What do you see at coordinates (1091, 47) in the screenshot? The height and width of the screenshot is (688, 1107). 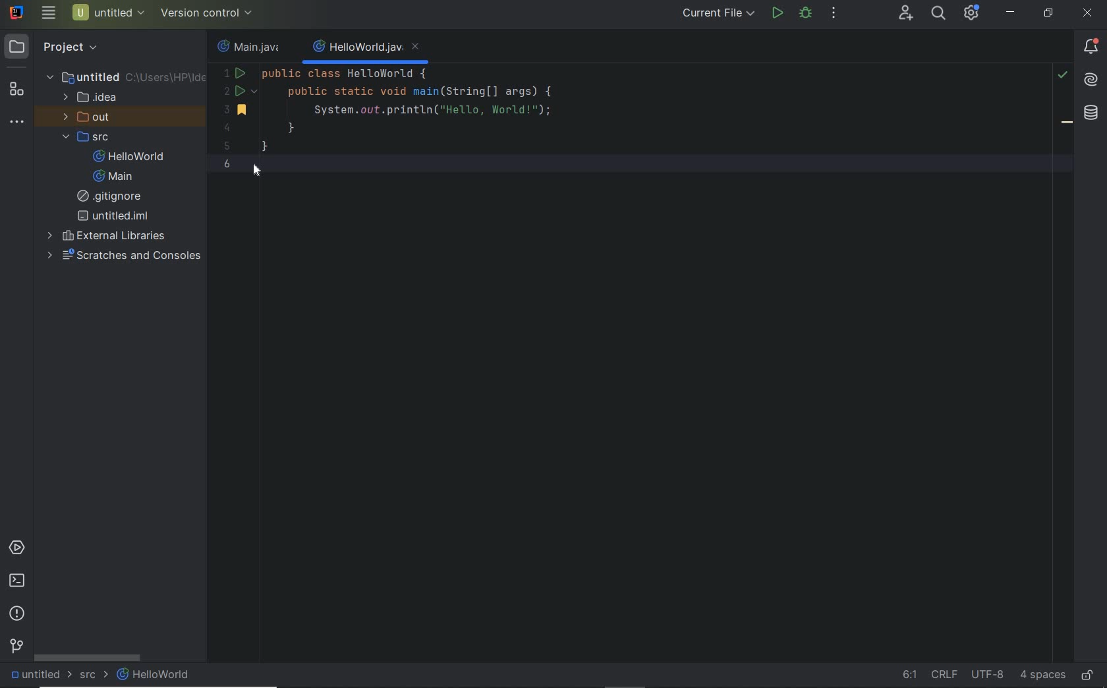 I see `Notifications` at bounding box center [1091, 47].